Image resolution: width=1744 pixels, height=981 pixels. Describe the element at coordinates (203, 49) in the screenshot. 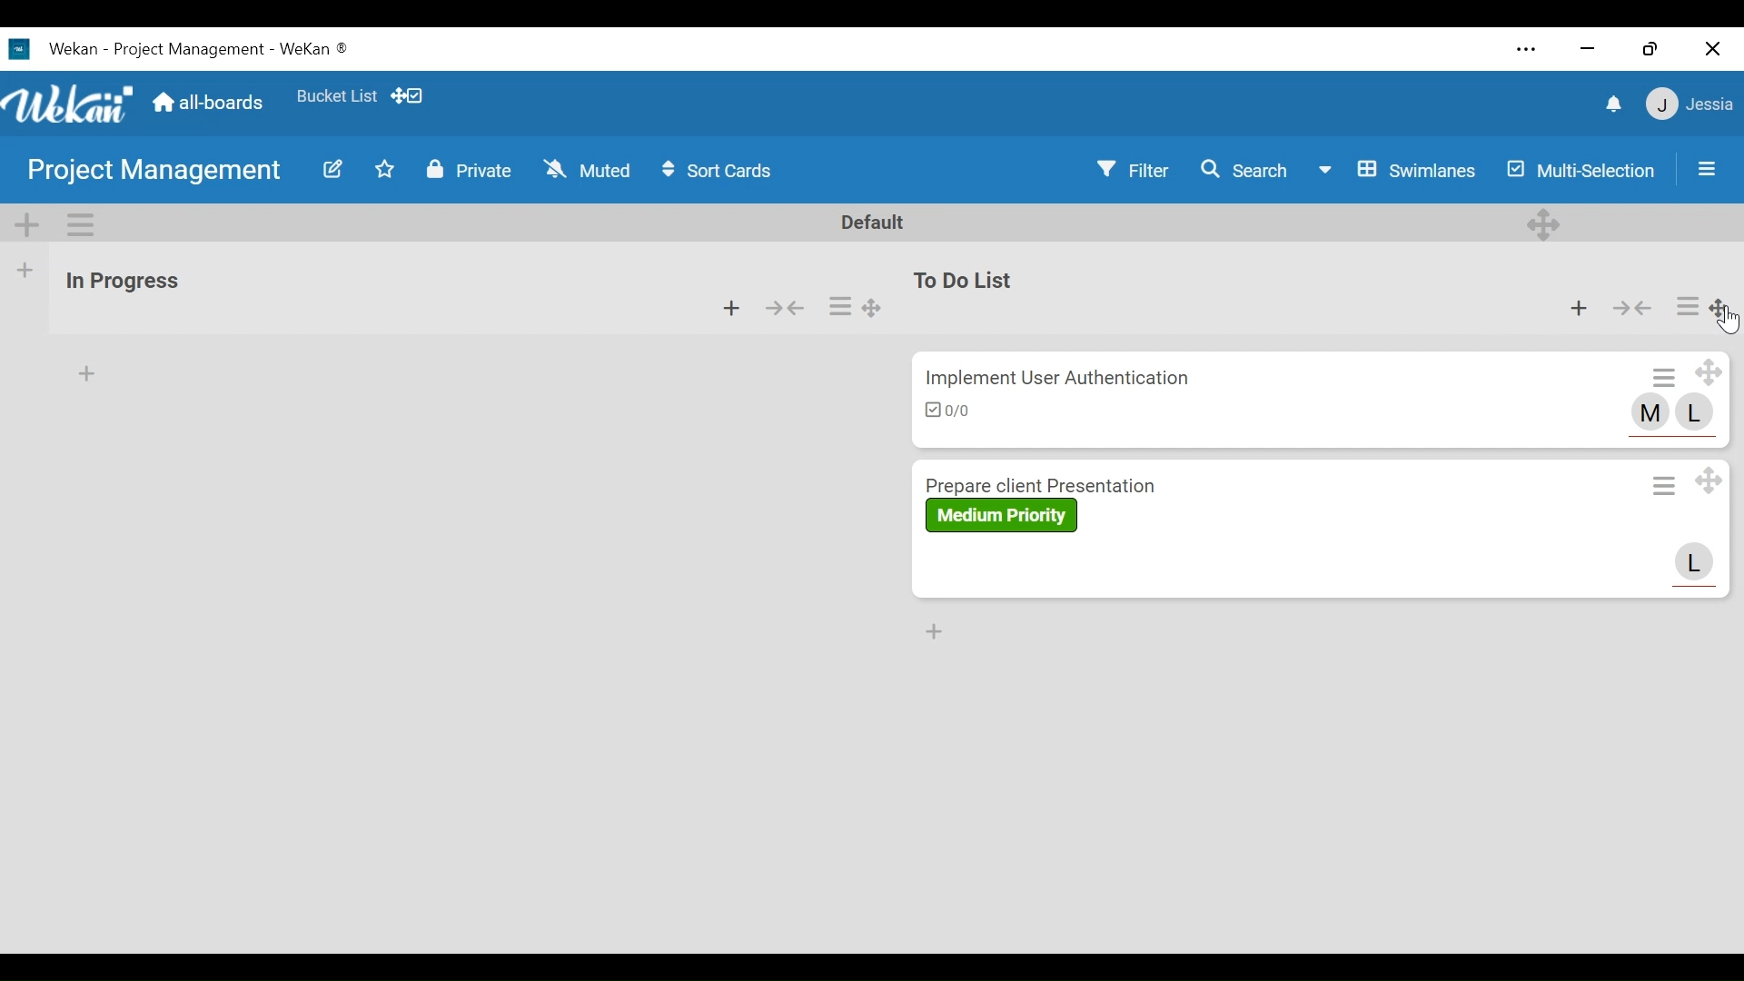

I see `Wekan - Project Management - WeKan ®` at that location.